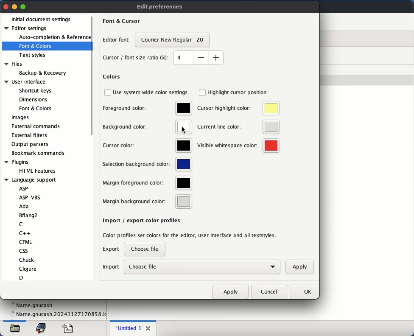  I want to click on Bflang2, so click(29, 215).